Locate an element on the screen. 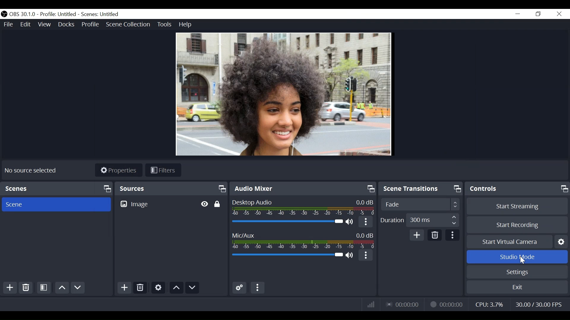 This screenshot has height=320, width=570. Toggle Lock/Unlock is located at coordinates (217, 203).